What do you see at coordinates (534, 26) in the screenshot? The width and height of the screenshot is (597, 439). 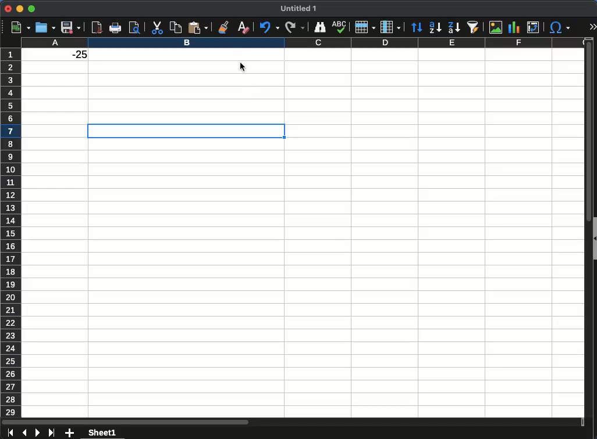 I see `pivot character` at bounding box center [534, 26].